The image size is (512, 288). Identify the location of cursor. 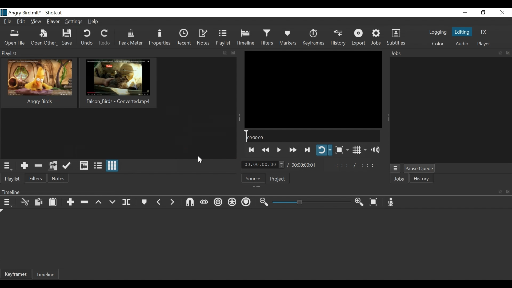
(199, 160).